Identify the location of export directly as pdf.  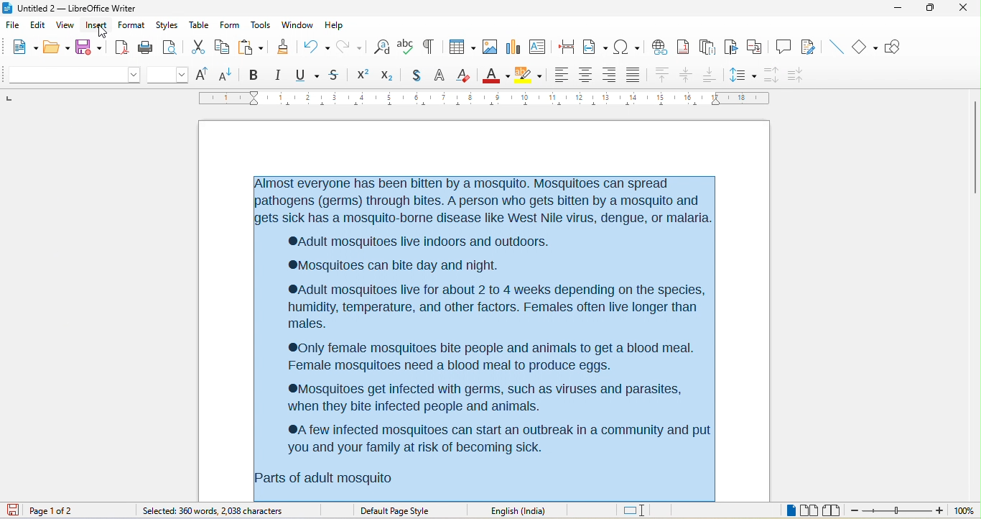
(118, 47).